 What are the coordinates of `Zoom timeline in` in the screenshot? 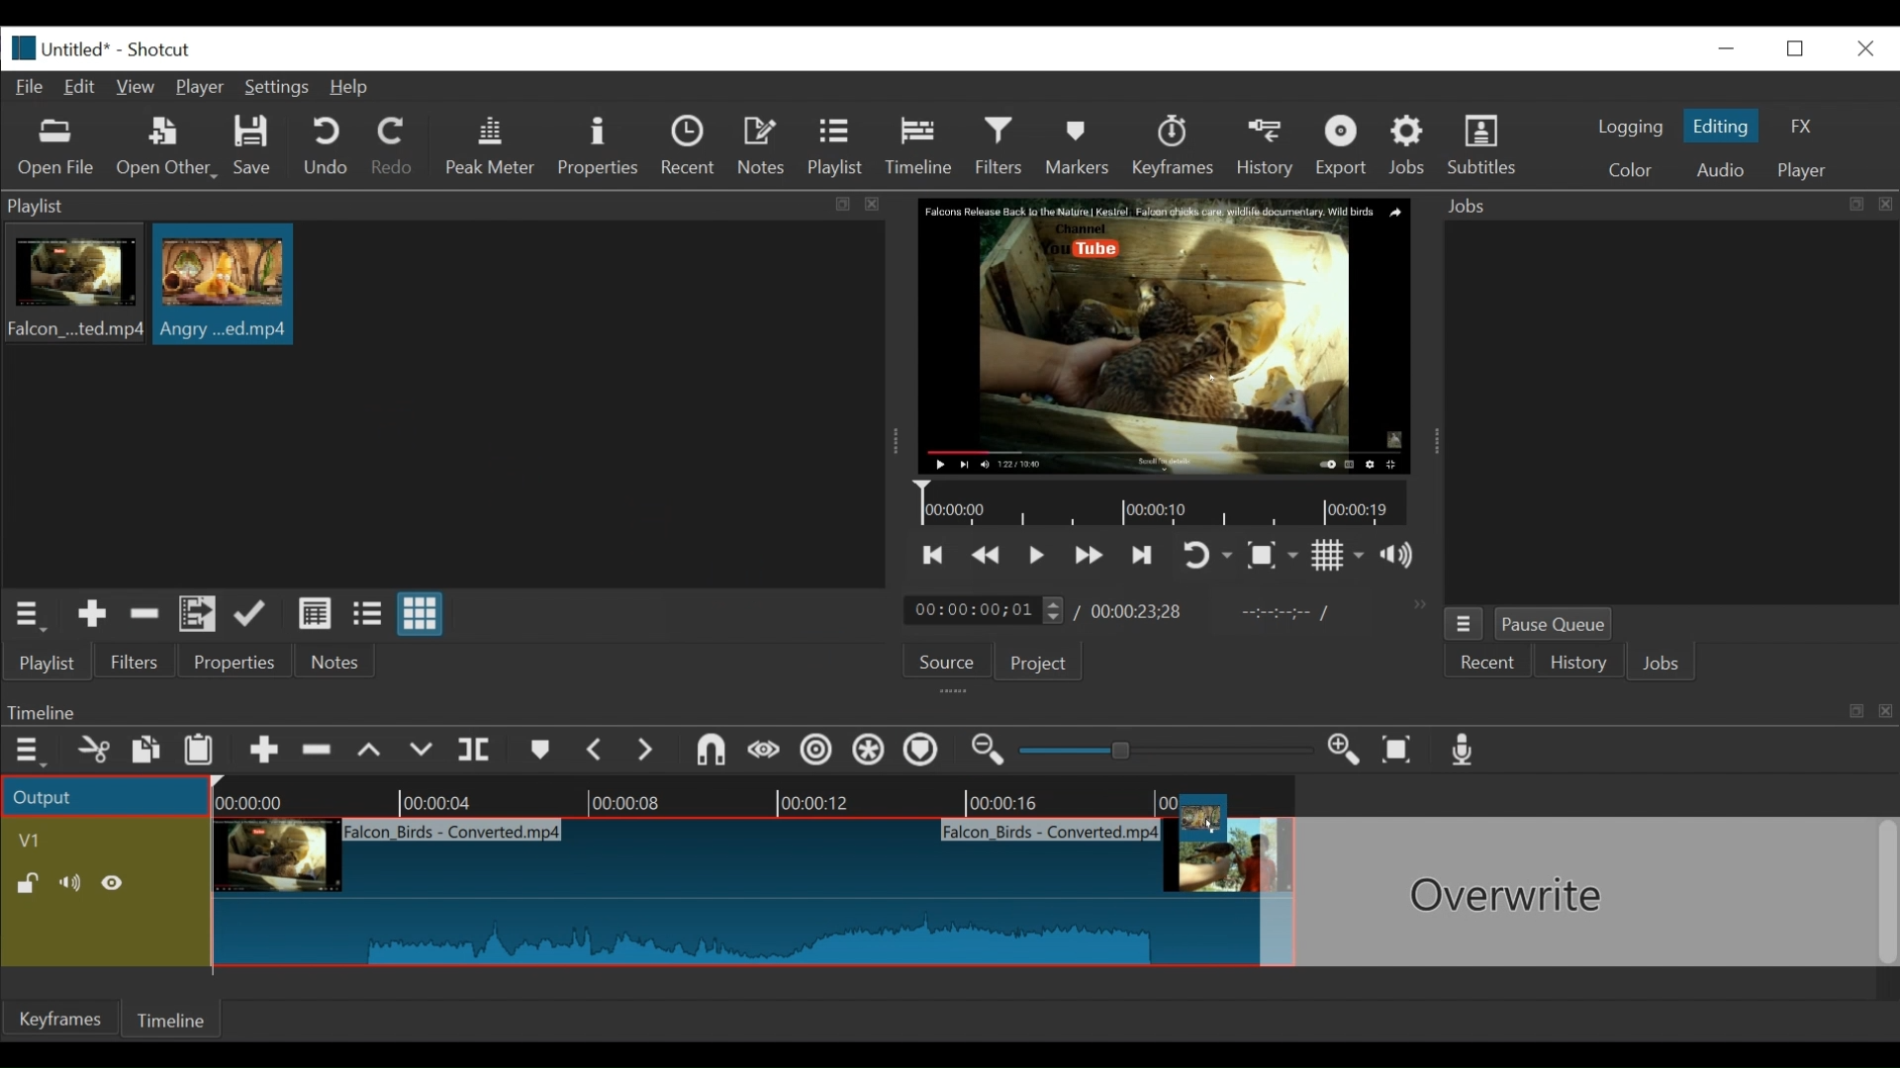 It's located at (985, 753).